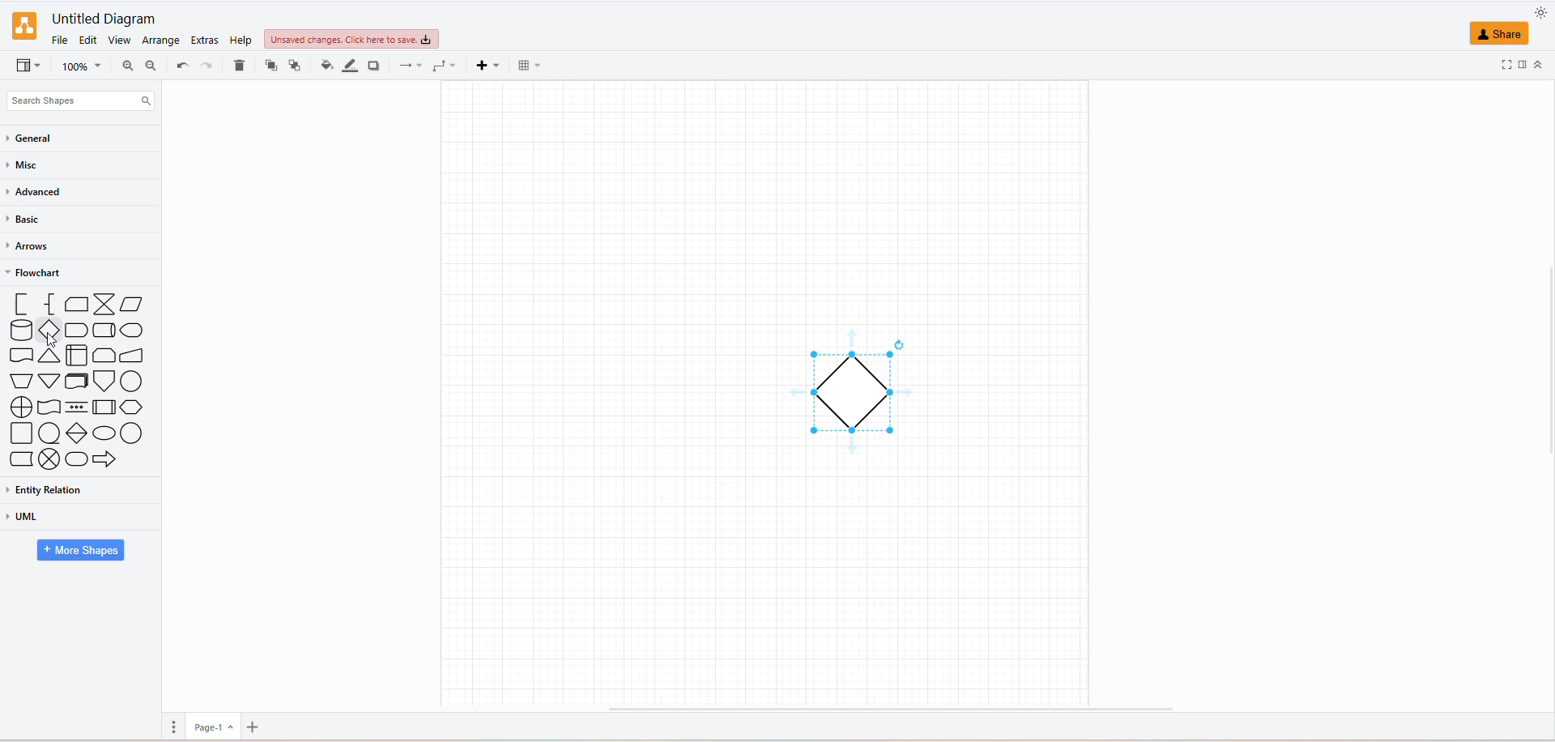 The width and height of the screenshot is (1555, 742). I want to click on COLLAPSE, so click(1537, 62).